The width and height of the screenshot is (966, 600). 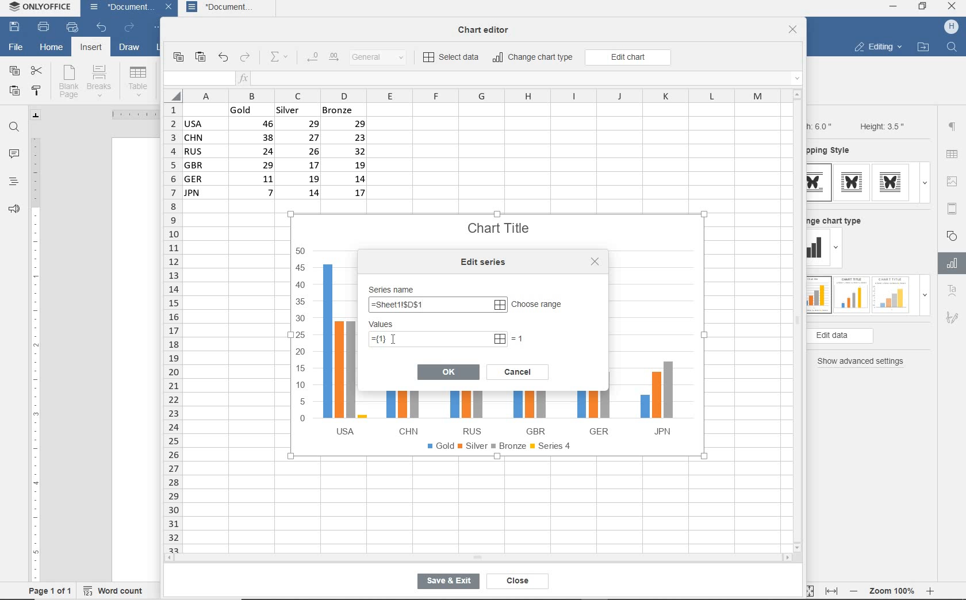 I want to click on undo, so click(x=101, y=28).